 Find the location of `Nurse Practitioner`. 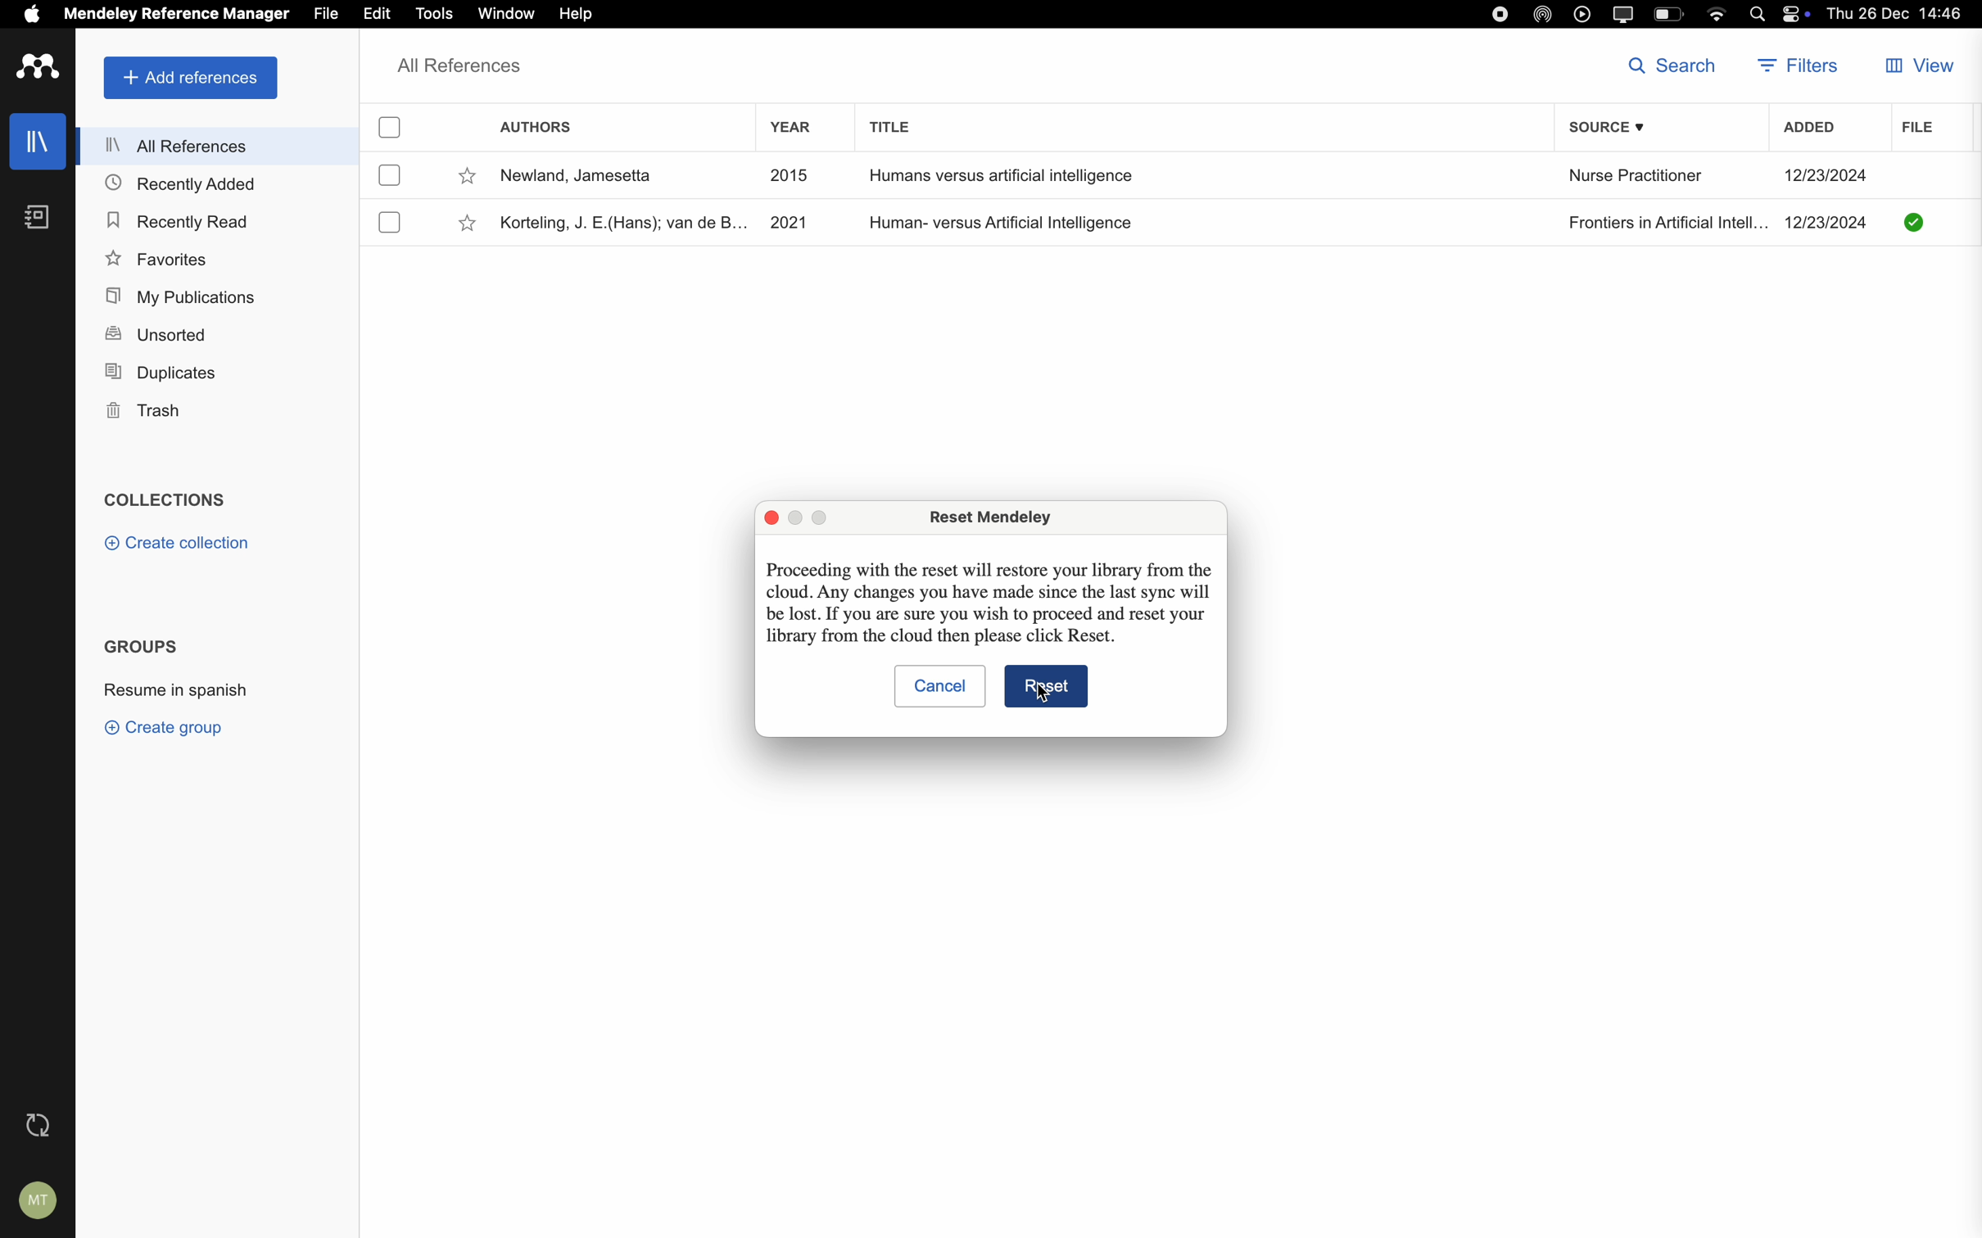

Nurse Practitioner is located at coordinates (1618, 175).